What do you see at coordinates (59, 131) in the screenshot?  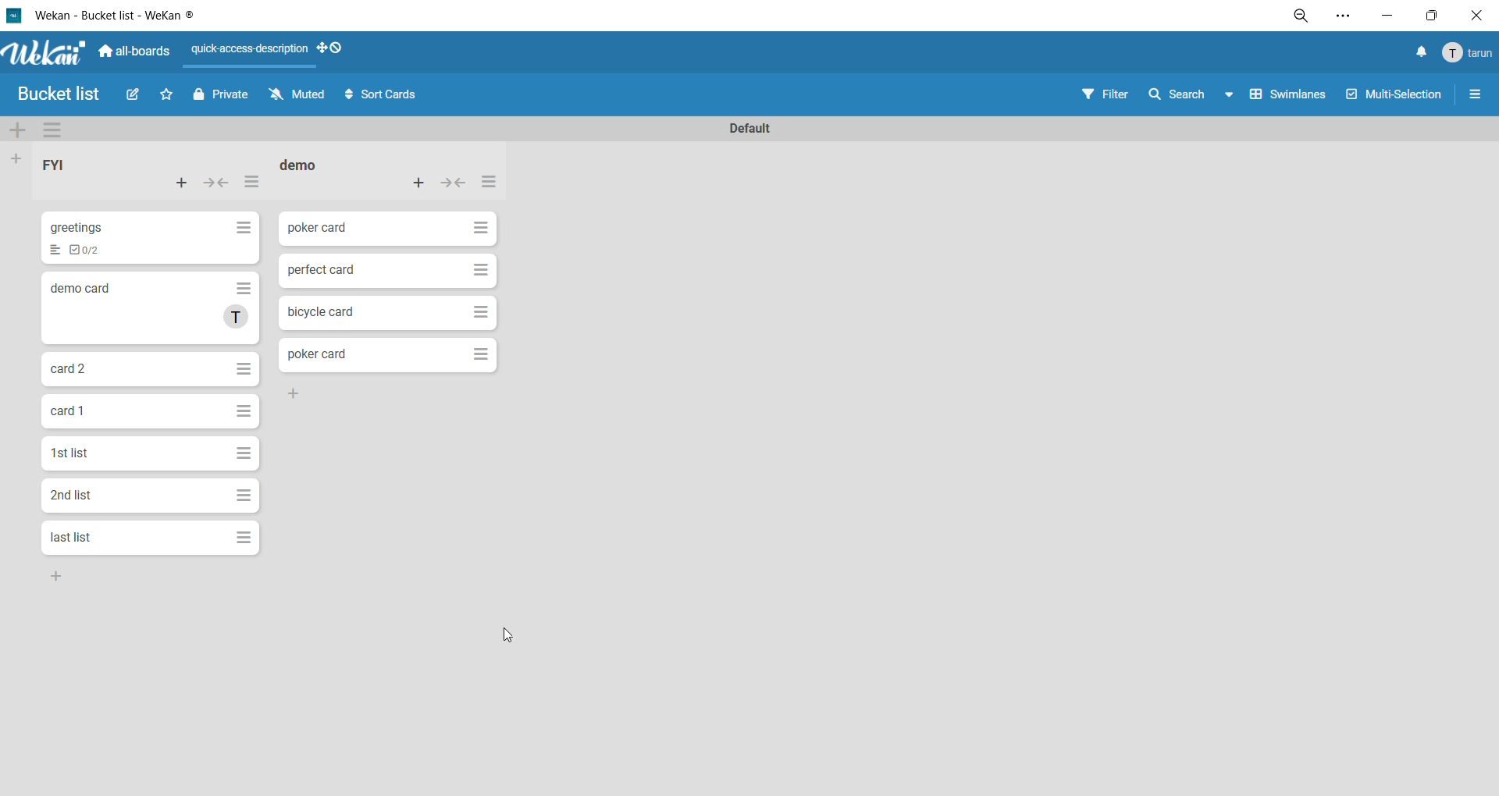 I see `swimlane actions` at bounding box center [59, 131].